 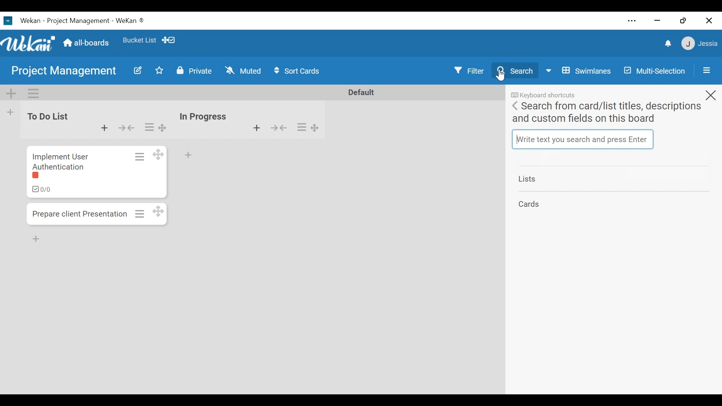 I want to click on Filter, so click(x=468, y=70).